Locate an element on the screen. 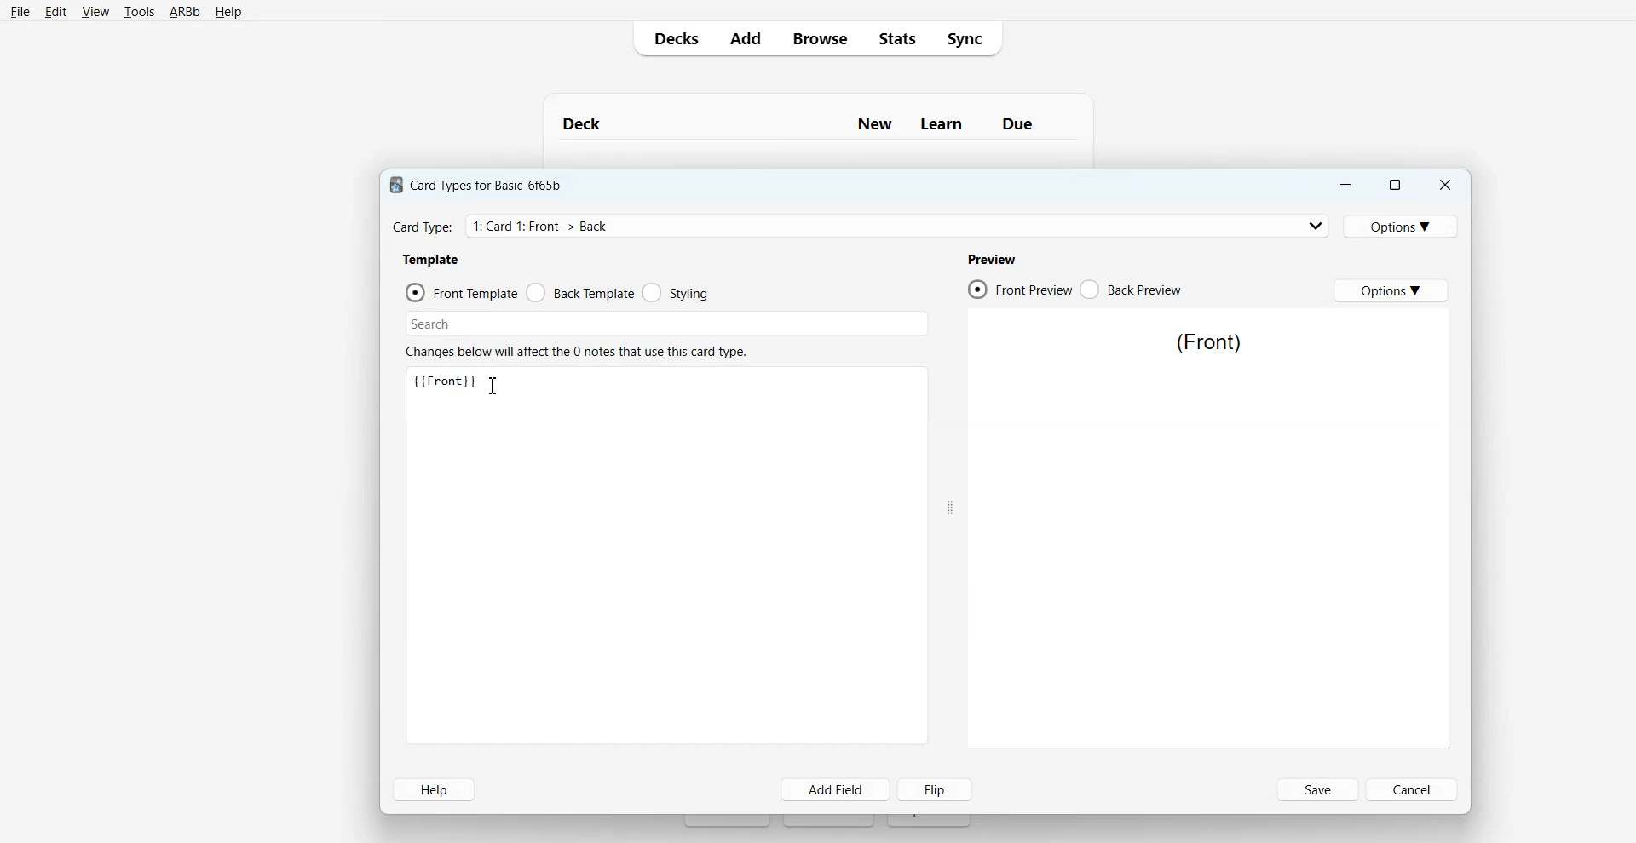  Search Bar is located at coordinates (665, 324).